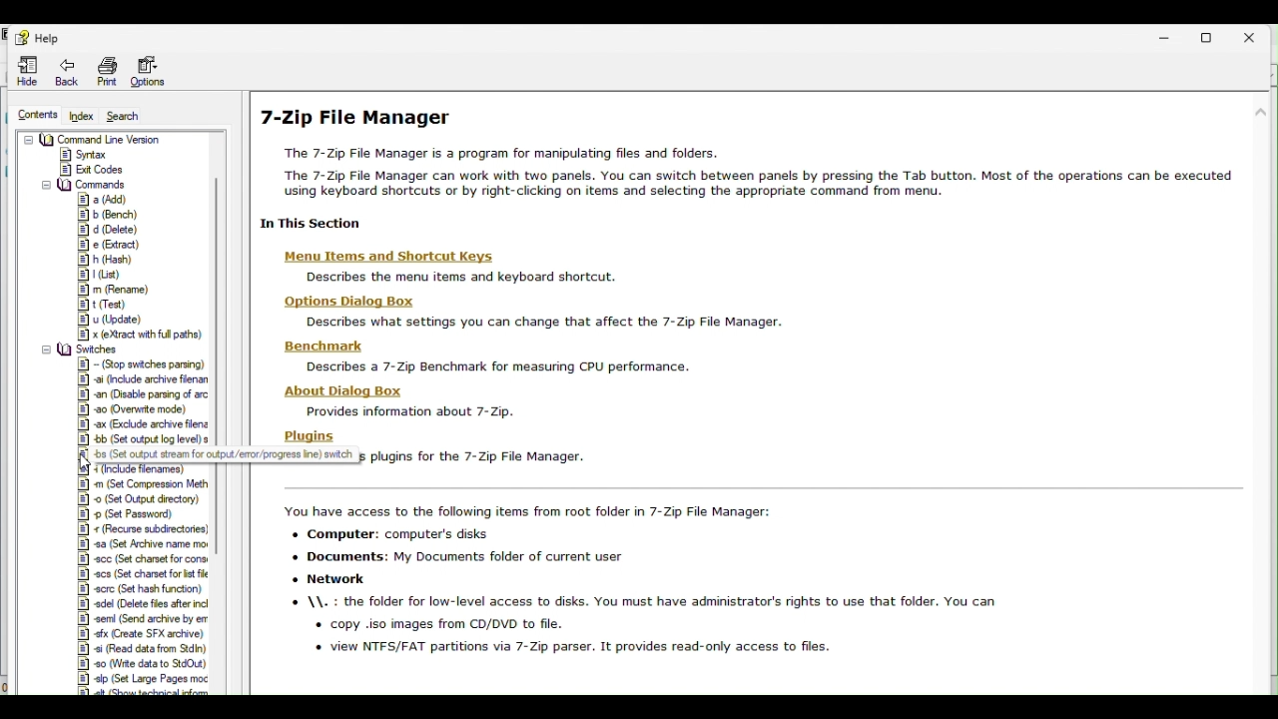 The width and height of the screenshot is (1278, 719). I want to click on Switches, so click(132, 582).